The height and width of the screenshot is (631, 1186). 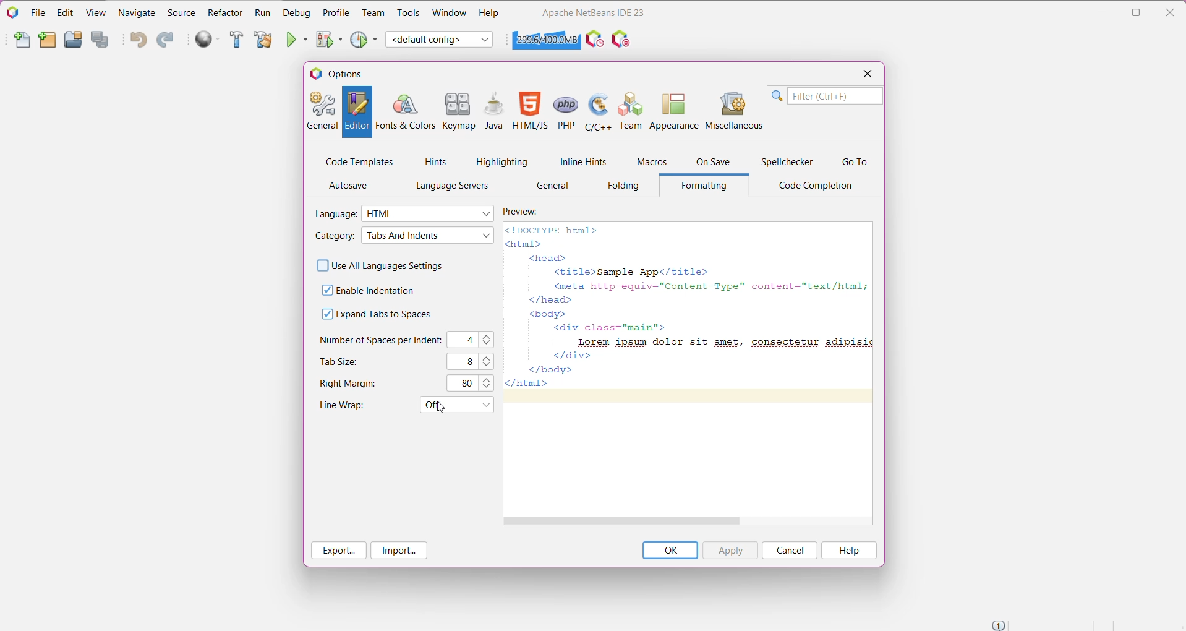 I want to click on Language, so click(x=336, y=213).